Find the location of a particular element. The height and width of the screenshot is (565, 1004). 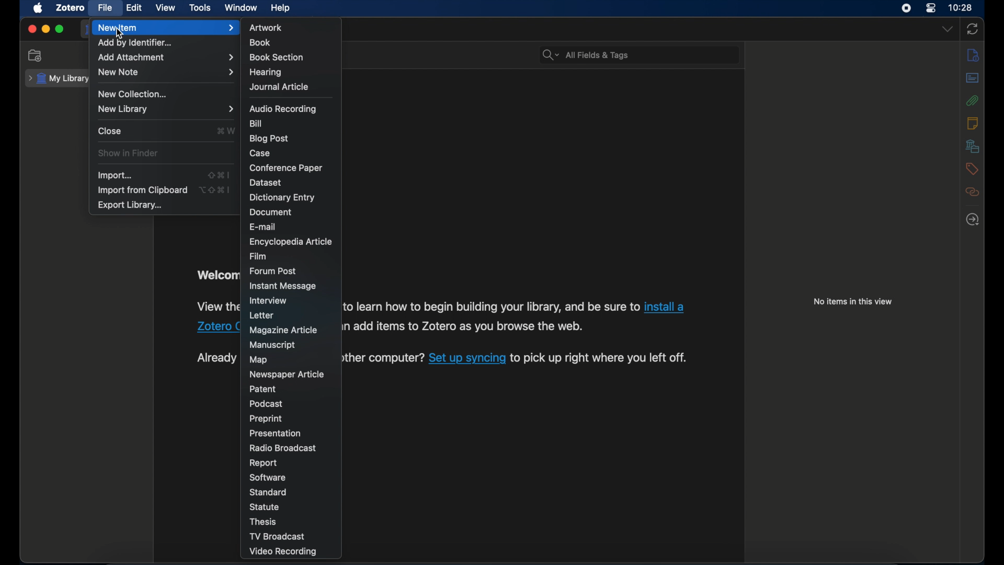

manuscript is located at coordinates (273, 345).